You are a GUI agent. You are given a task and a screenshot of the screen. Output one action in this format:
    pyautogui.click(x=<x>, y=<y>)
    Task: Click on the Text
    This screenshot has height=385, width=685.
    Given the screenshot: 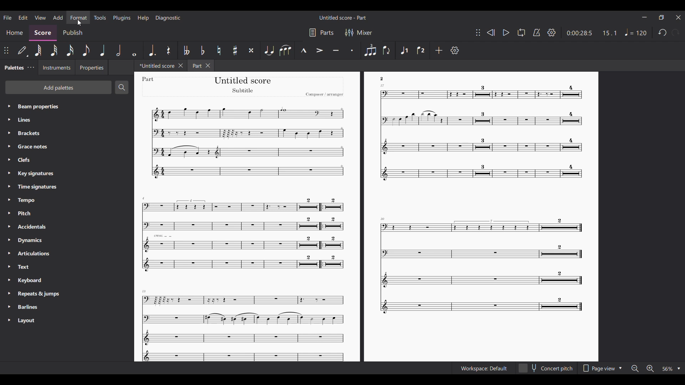 What is the action you would take?
    pyautogui.click(x=31, y=266)
    